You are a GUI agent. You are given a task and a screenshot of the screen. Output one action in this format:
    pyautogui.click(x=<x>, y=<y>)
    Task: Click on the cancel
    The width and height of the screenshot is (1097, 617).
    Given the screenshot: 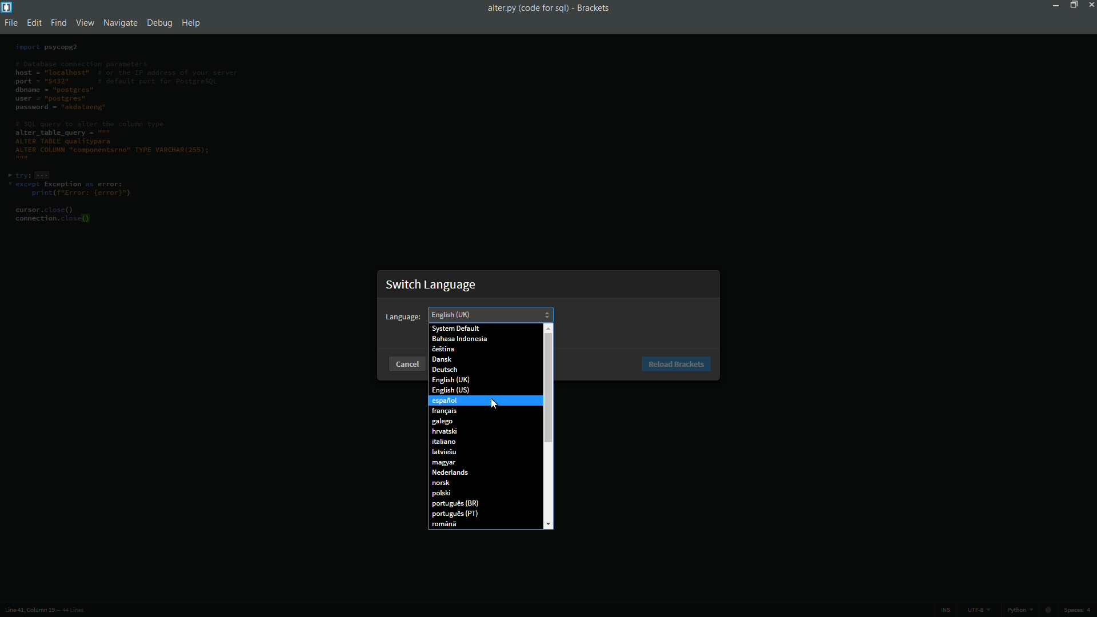 What is the action you would take?
    pyautogui.click(x=407, y=364)
    